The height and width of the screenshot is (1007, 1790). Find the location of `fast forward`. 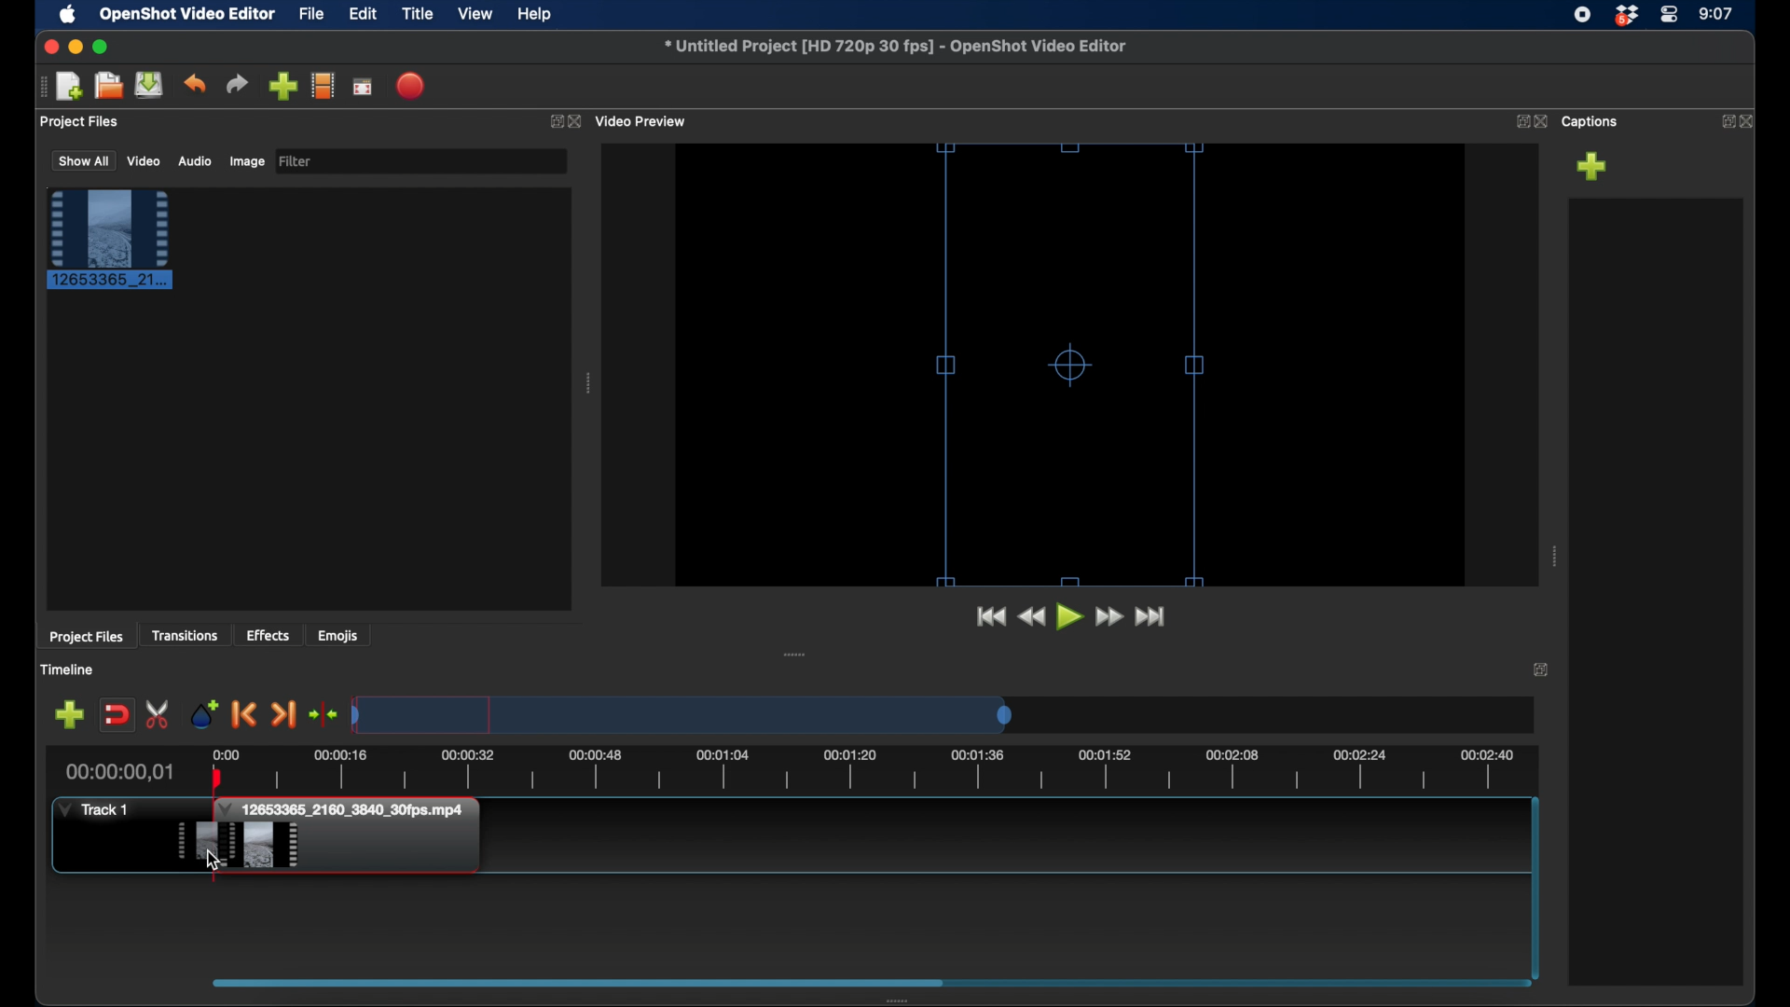

fast forward is located at coordinates (1110, 616).